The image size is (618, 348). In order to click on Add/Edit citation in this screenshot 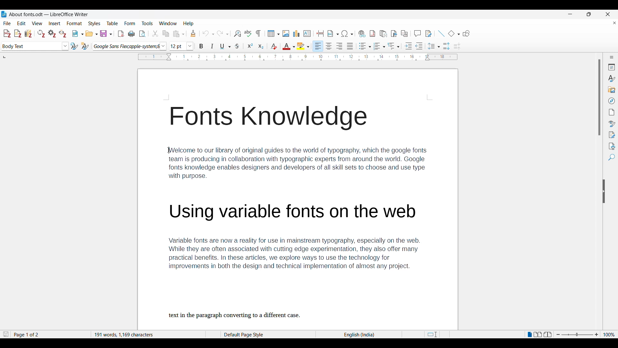, I will do `click(7, 34)`.